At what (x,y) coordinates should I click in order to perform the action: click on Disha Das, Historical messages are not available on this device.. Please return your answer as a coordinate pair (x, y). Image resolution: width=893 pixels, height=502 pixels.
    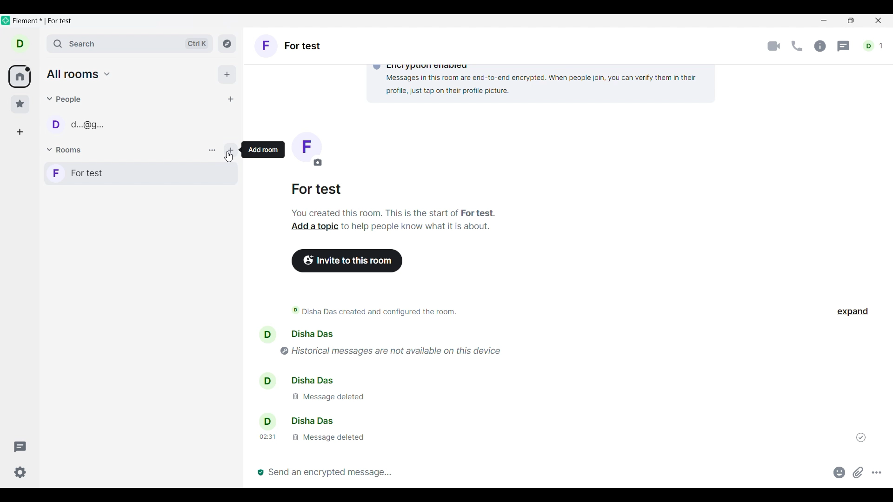
    Looking at the image, I should click on (446, 342).